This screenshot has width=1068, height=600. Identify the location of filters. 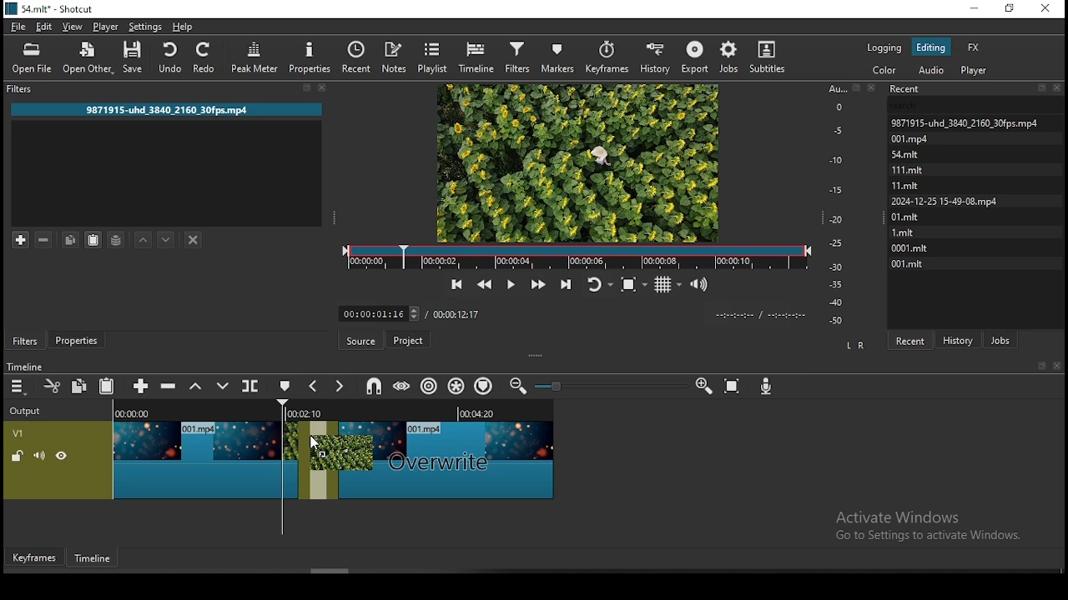
(25, 340).